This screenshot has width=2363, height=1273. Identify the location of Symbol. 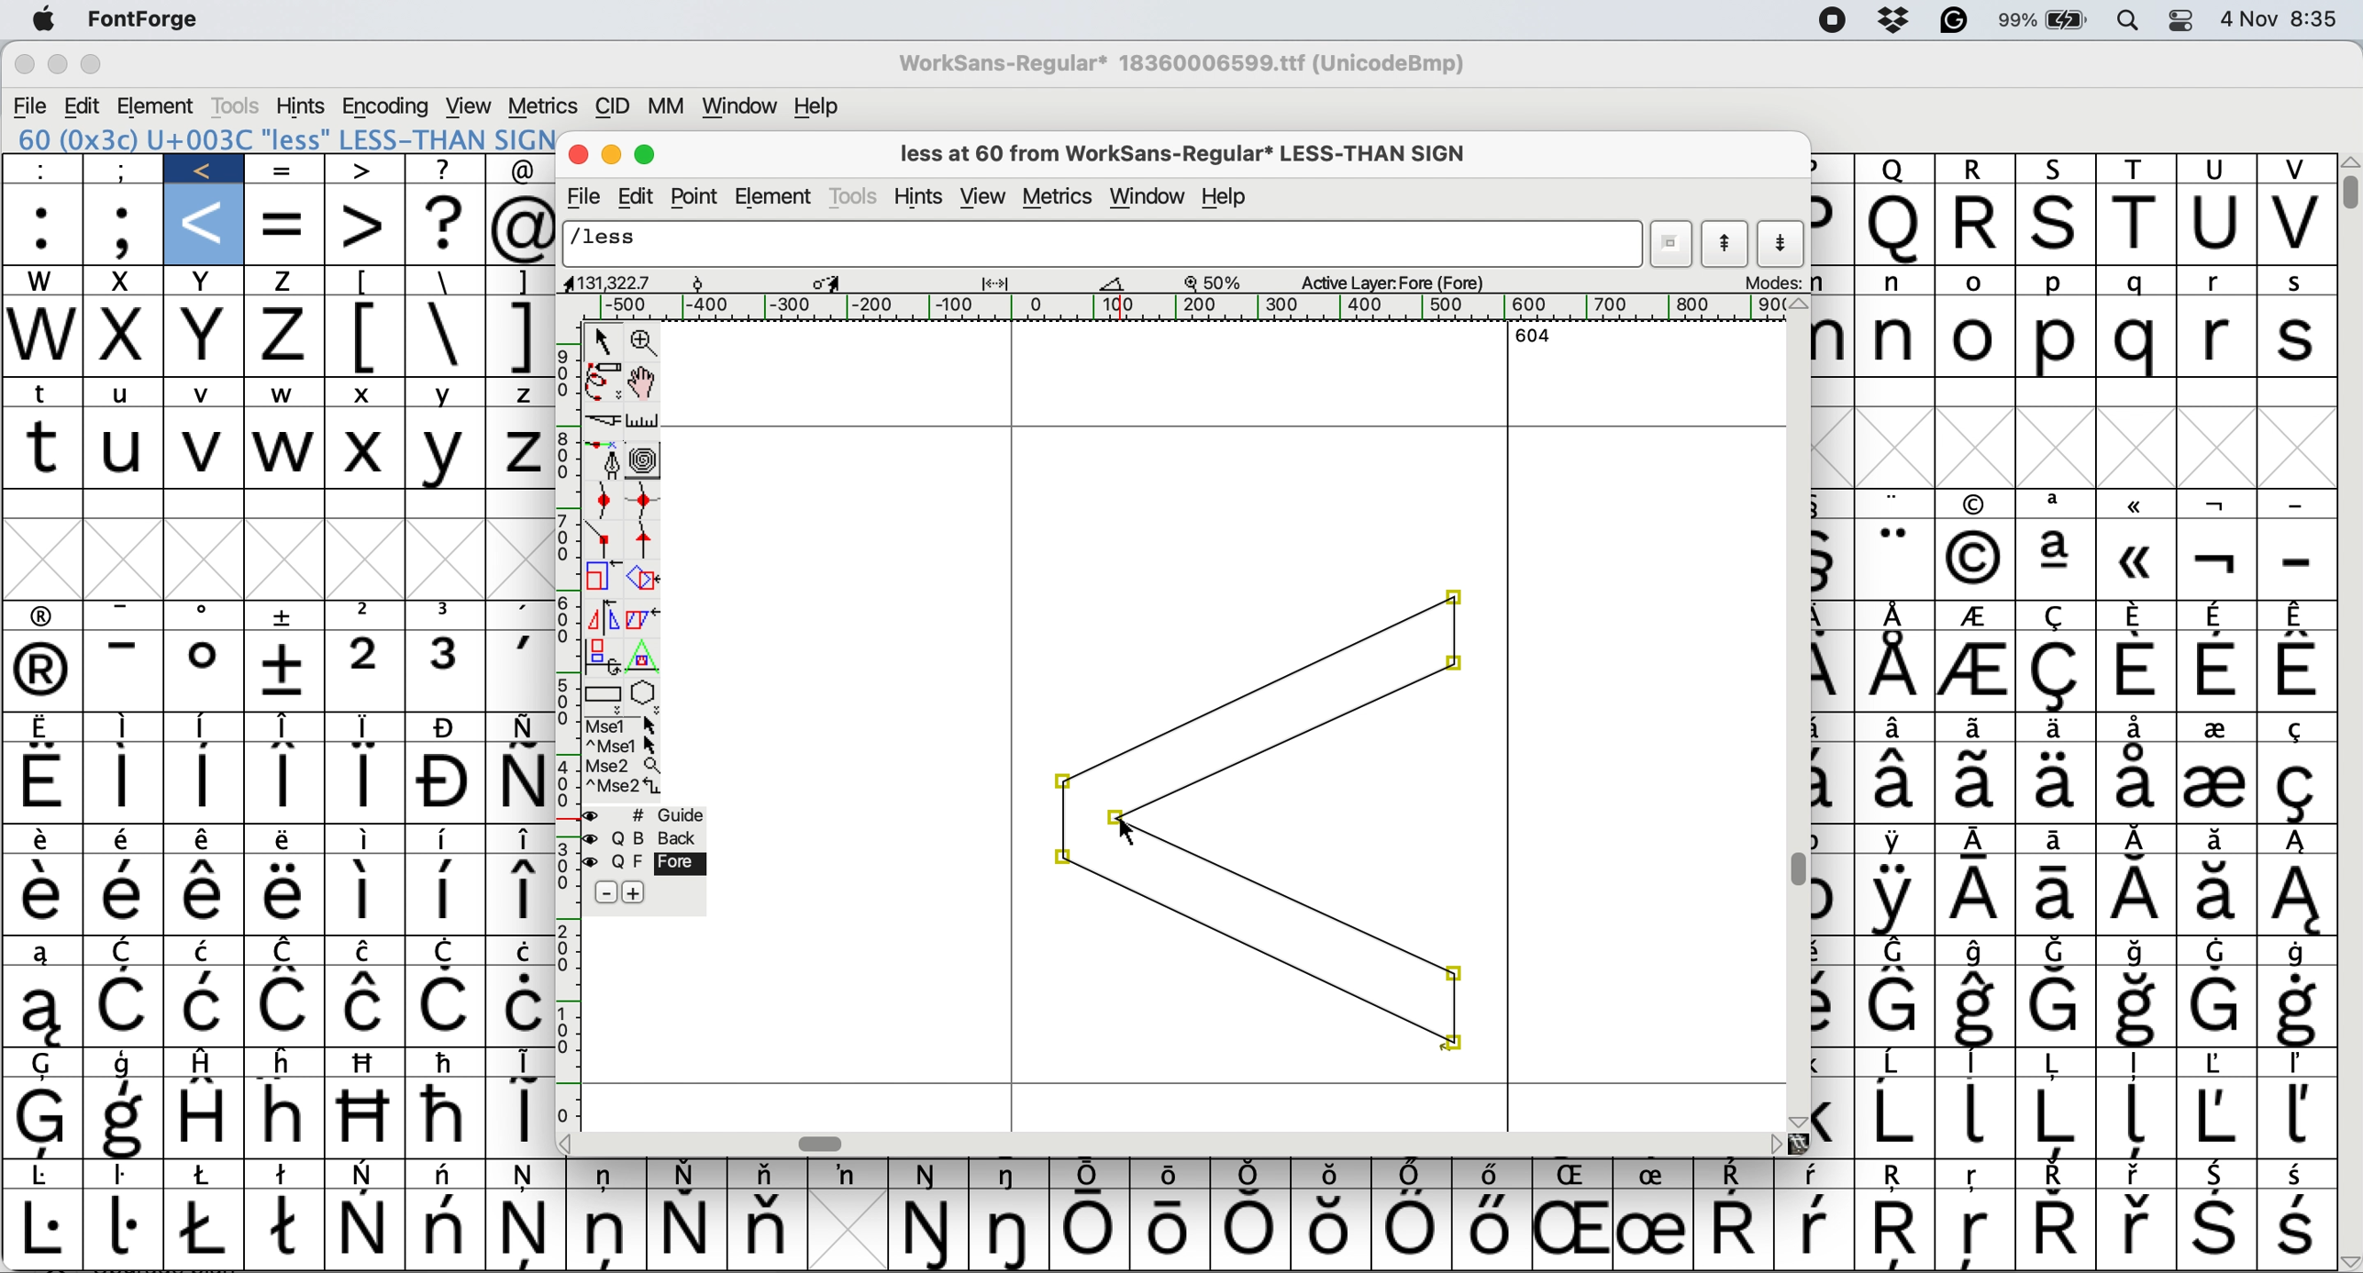
(1894, 1065).